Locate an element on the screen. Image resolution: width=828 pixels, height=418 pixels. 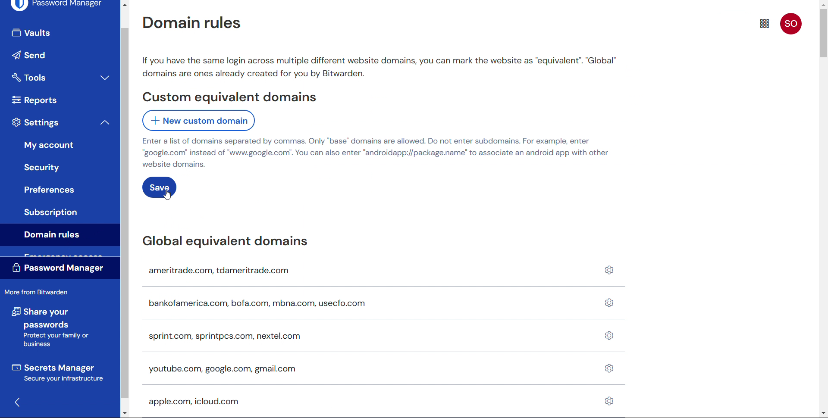
Subscription  is located at coordinates (50, 212).